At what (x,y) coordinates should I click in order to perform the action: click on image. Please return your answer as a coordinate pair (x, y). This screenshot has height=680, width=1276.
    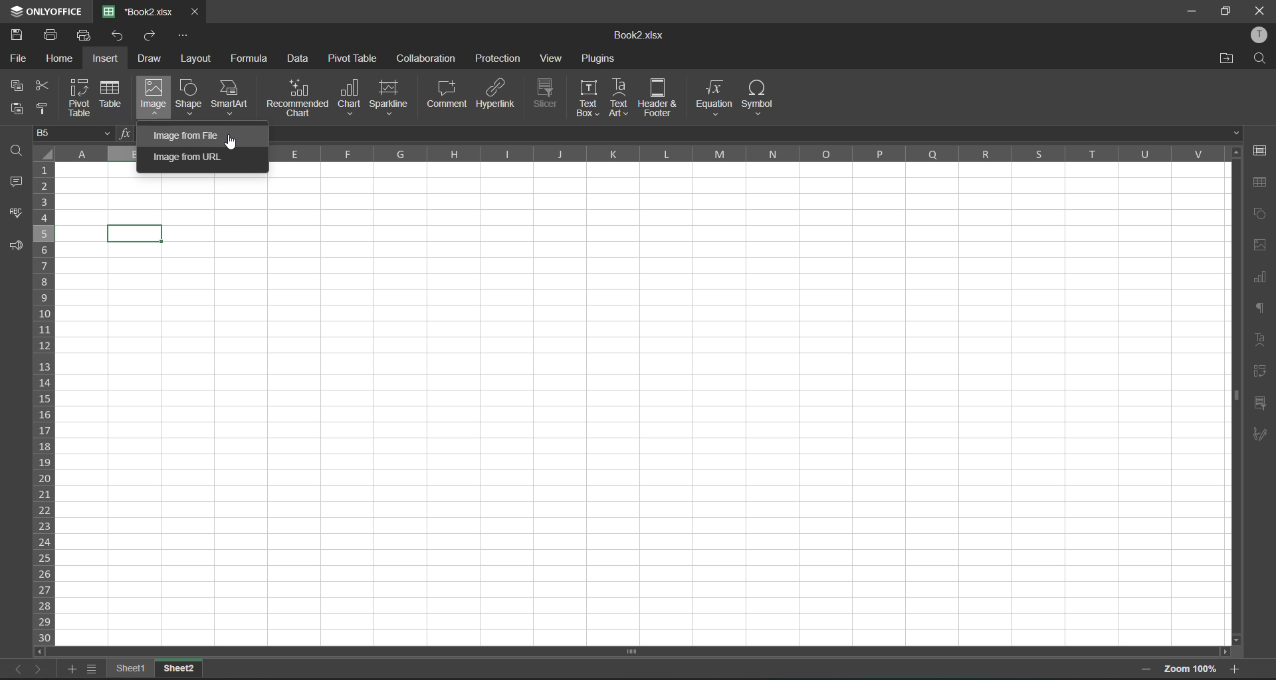
    Looking at the image, I should click on (152, 95).